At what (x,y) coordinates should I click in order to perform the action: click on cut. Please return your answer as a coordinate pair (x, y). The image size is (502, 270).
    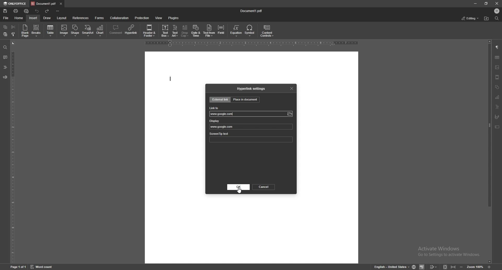
    Looking at the image, I should click on (14, 27).